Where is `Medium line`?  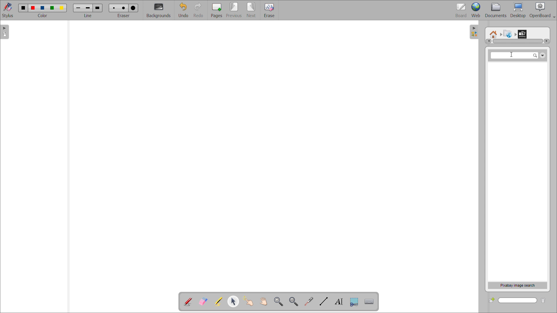 Medium line is located at coordinates (88, 8).